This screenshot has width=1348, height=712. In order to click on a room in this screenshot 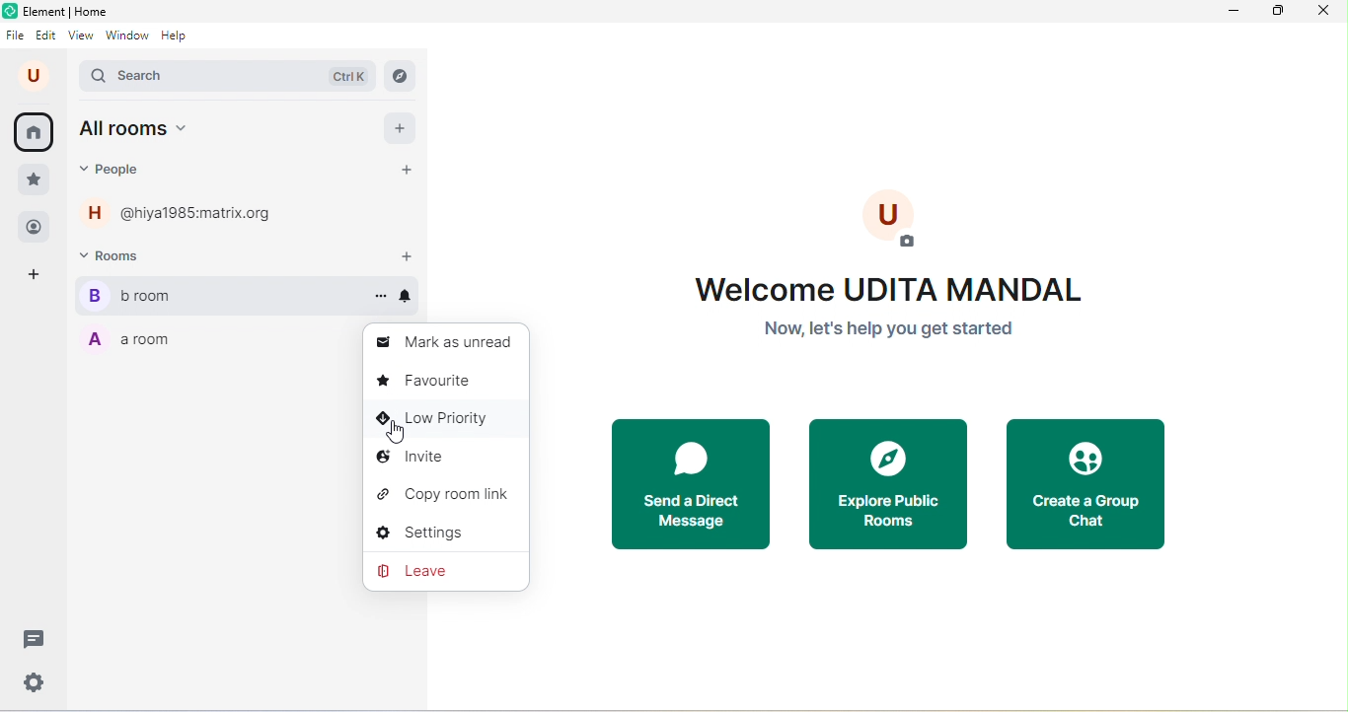, I will do `click(129, 336)`.